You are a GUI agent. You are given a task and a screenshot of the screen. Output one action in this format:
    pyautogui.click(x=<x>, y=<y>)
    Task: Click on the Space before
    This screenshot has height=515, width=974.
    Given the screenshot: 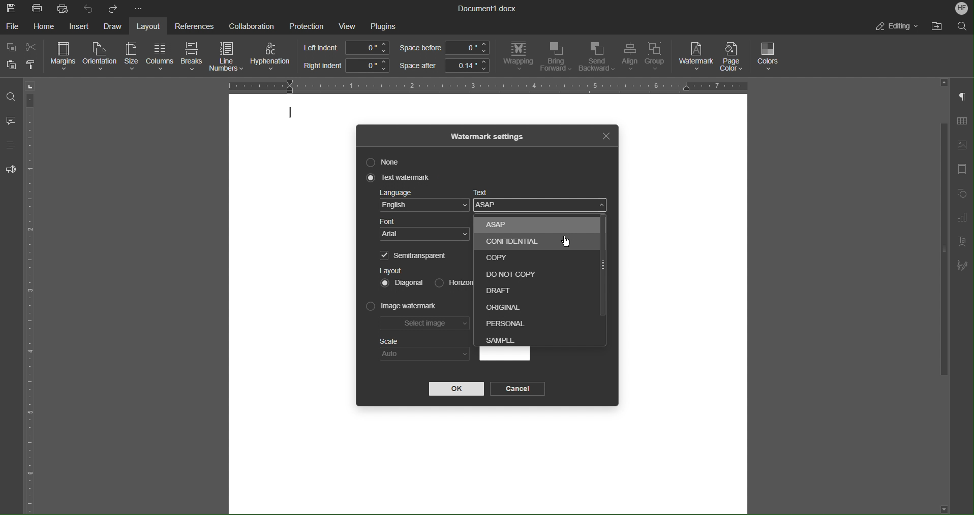 What is the action you would take?
    pyautogui.click(x=444, y=48)
    